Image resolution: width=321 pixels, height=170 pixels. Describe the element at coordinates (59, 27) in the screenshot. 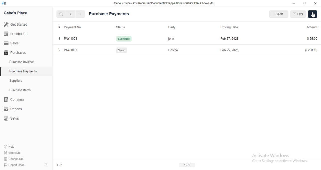

I see `` at that location.